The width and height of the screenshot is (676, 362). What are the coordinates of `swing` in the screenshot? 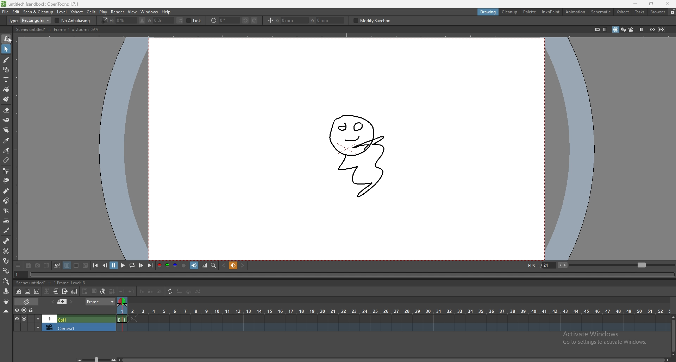 It's located at (188, 292).